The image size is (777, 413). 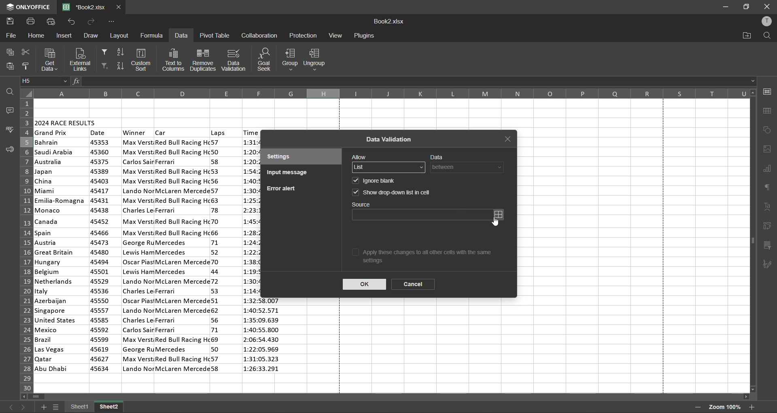 What do you see at coordinates (24, 53) in the screenshot?
I see `cut` at bounding box center [24, 53].